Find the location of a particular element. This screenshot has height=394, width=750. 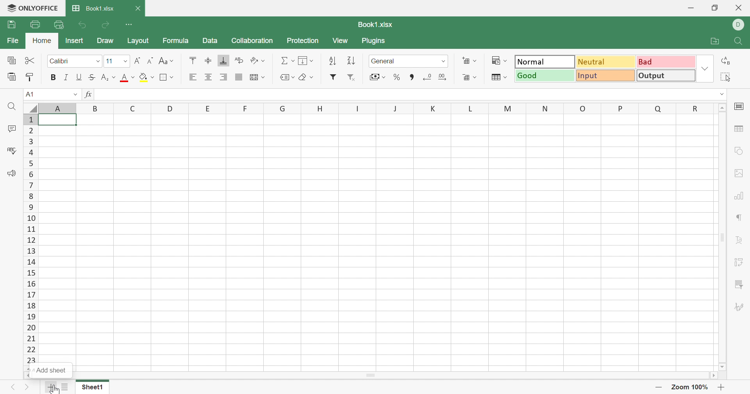

Align Left is located at coordinates (193, 77).